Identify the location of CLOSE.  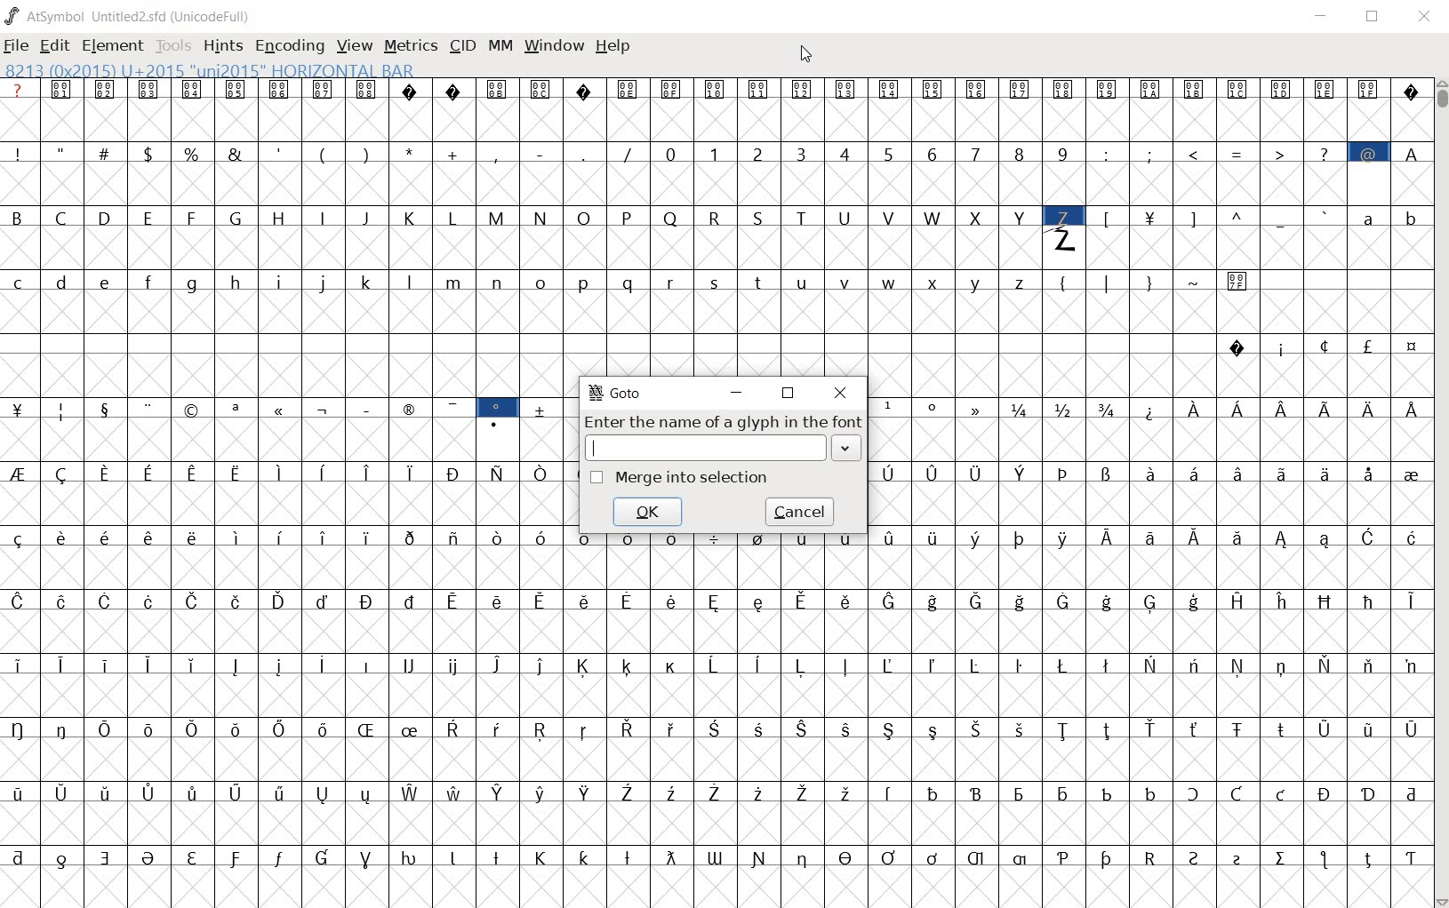
(1426, 20).